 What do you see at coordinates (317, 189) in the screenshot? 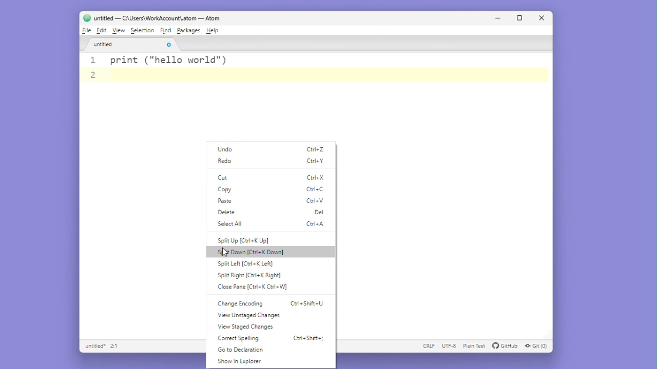
I see `ctrl+c` at bounding box center [317, 189].